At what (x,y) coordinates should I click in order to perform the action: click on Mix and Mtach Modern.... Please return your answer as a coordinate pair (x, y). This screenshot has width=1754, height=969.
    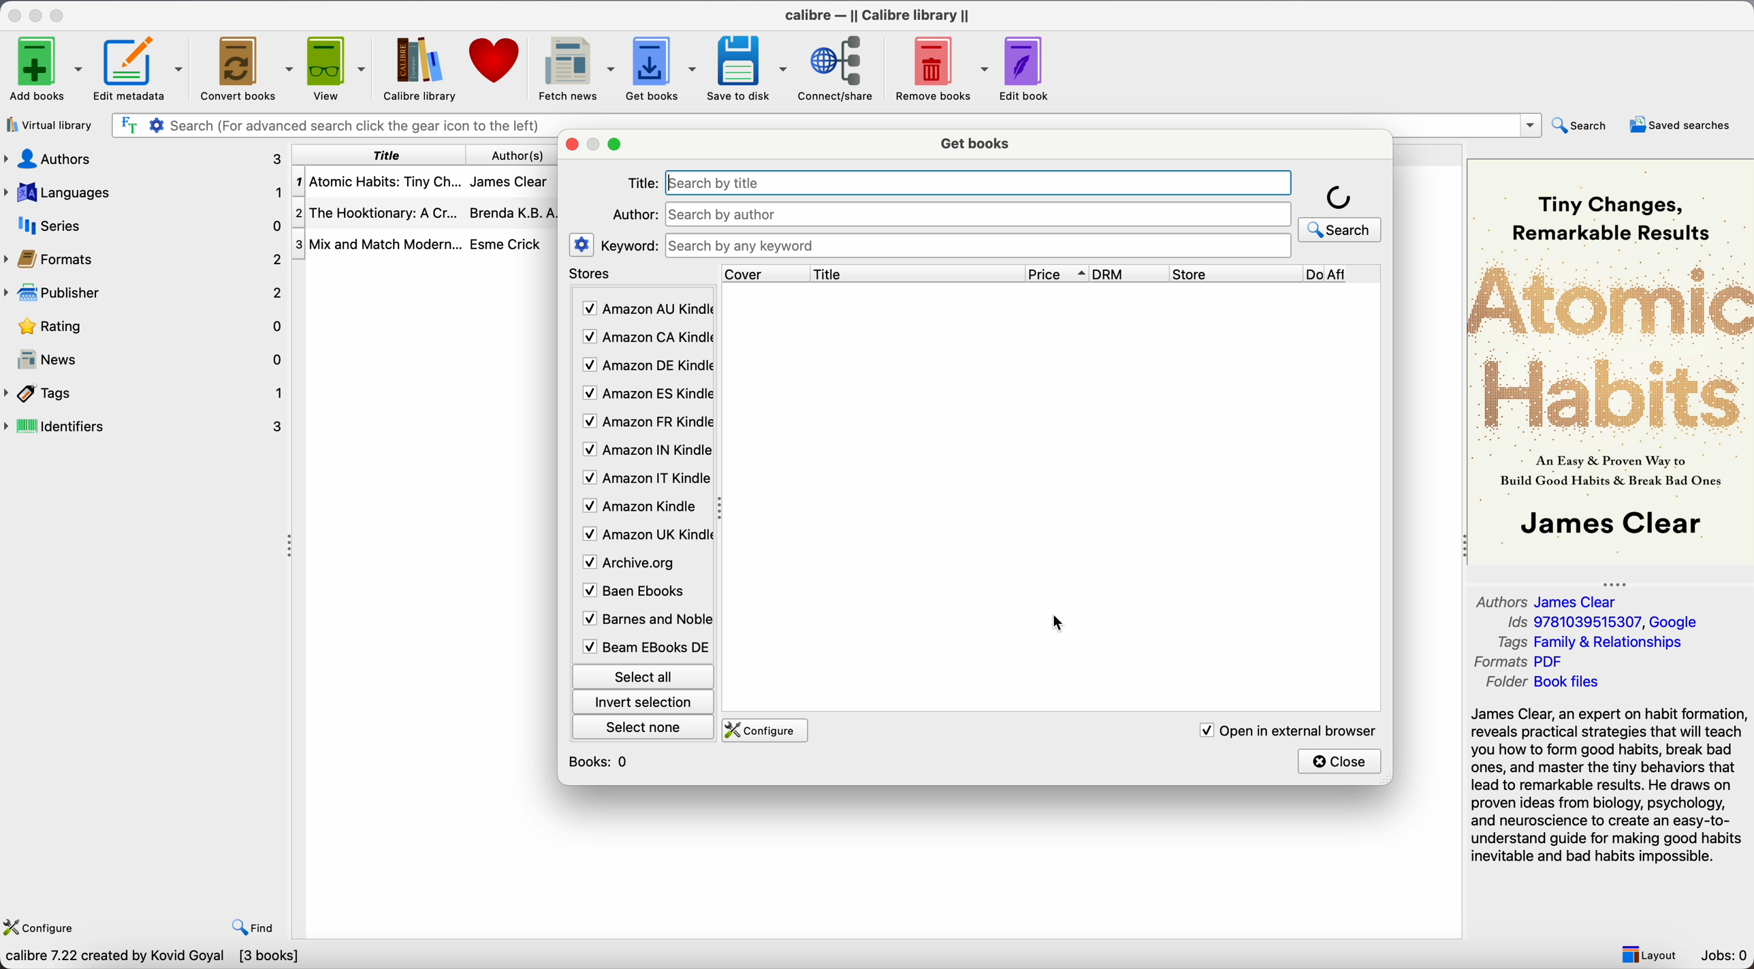
    Looking at the image, I should click on (376, 244).